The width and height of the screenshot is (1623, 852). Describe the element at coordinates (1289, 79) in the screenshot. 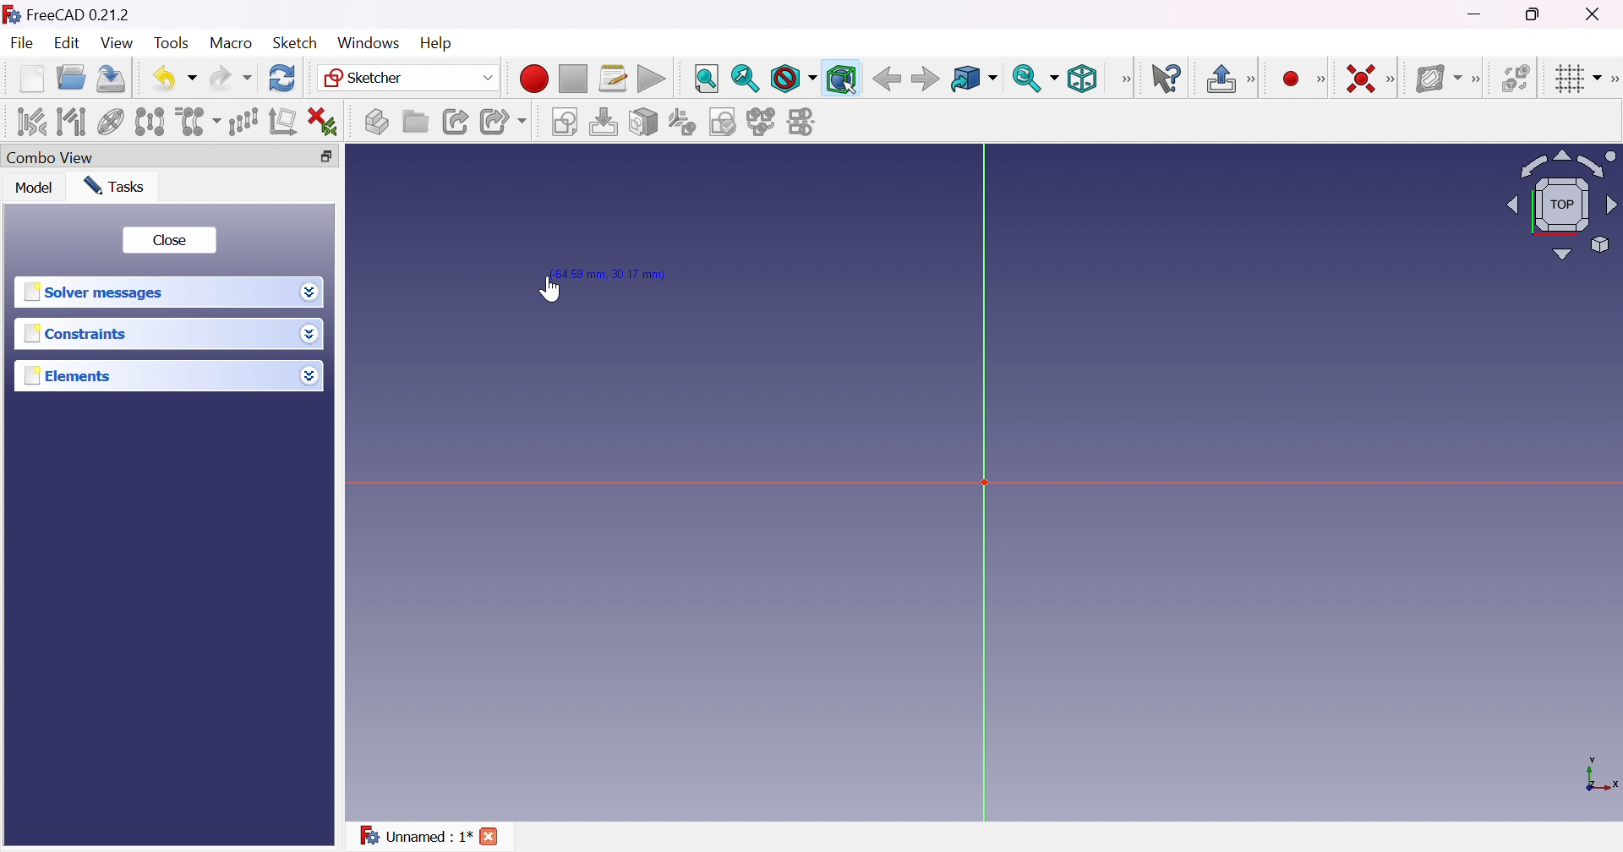

I see `Create point` at that location.